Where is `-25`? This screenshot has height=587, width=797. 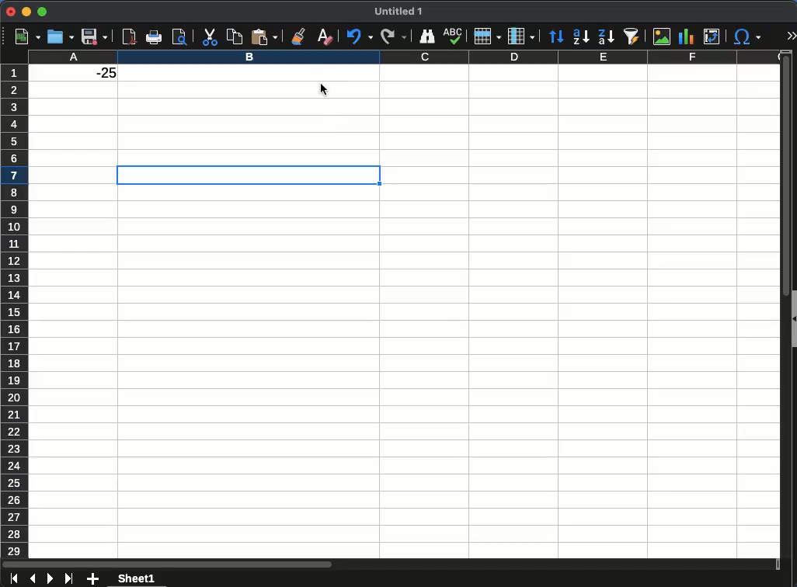 -25 is located at coordinates (99, 73).